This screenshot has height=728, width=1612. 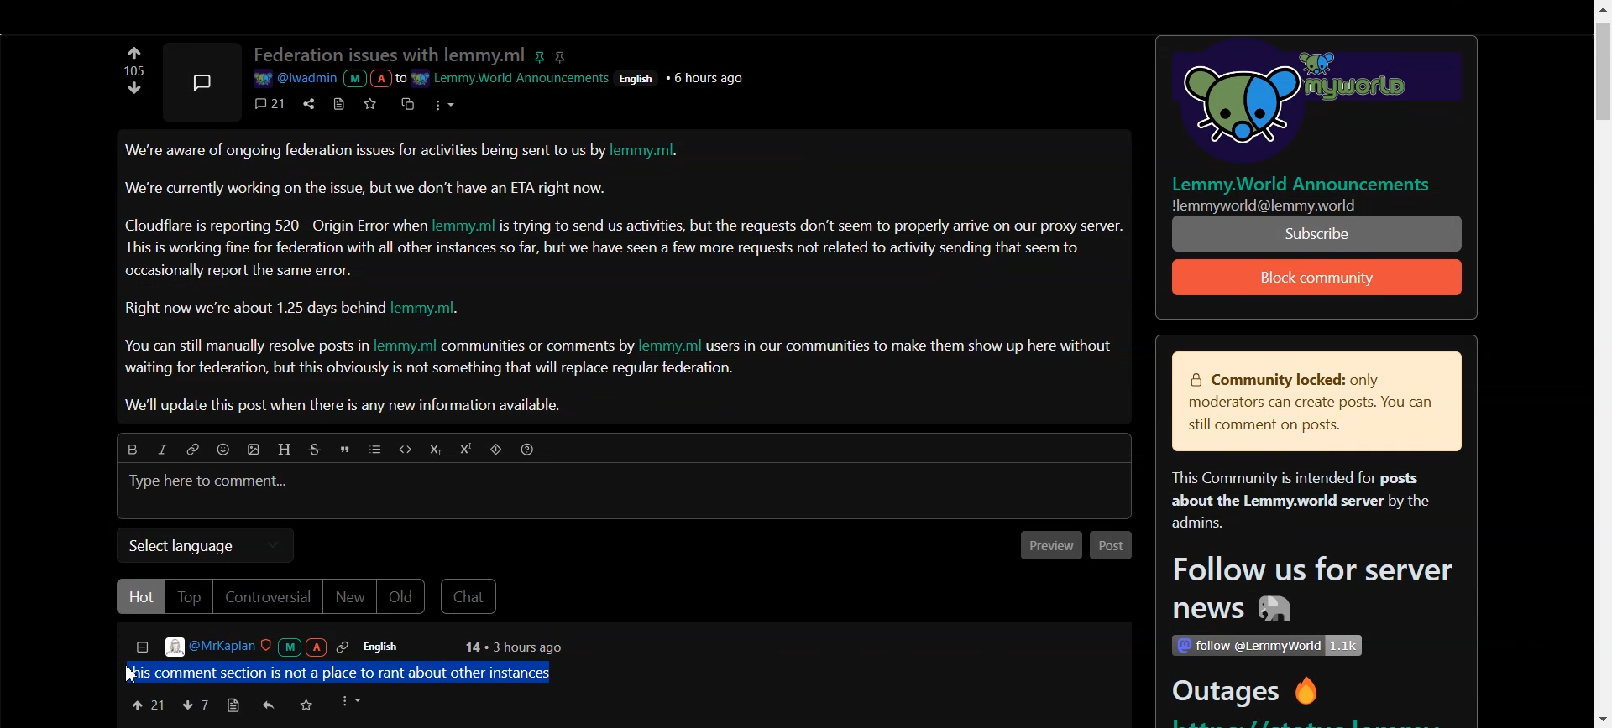 I want to click on Text Cursor, so click(x=552, y=678).